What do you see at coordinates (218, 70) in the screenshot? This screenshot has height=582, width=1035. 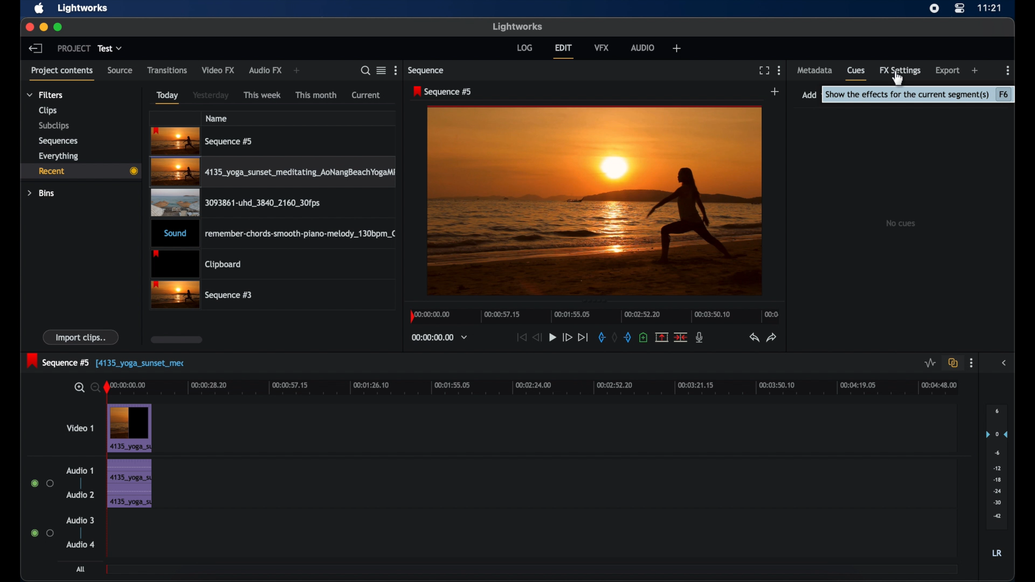 I see `video fx` at bounding box center [218, 70].